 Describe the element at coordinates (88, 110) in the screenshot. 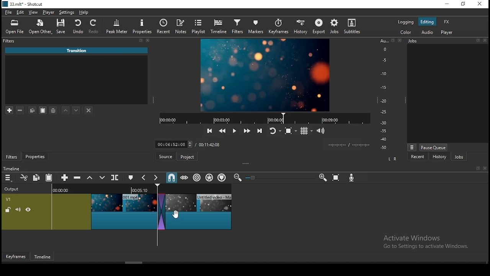

I see `deselct filter` at that location.